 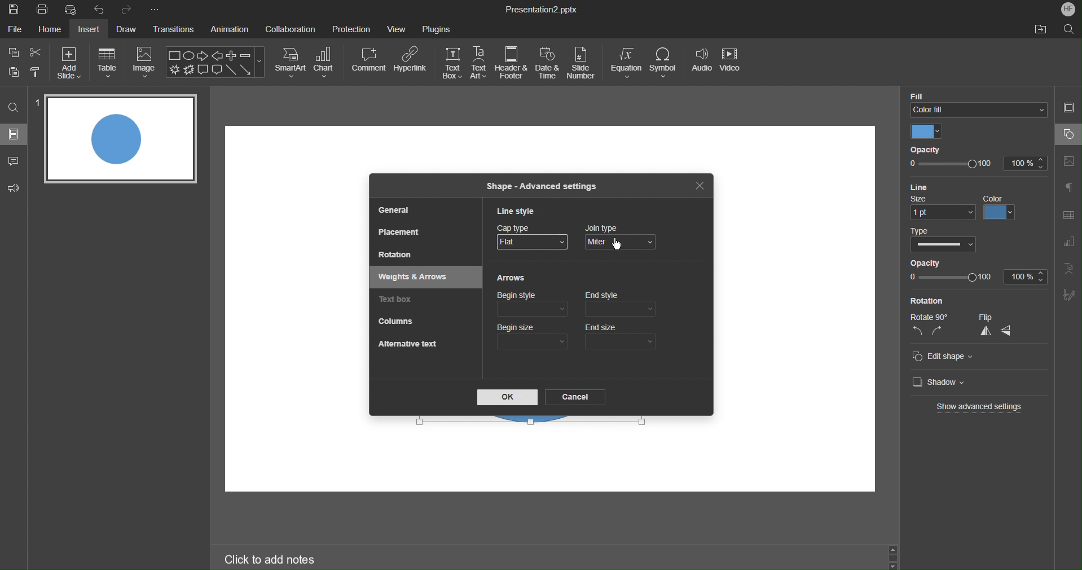 I want to click on Edit shape, so click(x=943, y=357).